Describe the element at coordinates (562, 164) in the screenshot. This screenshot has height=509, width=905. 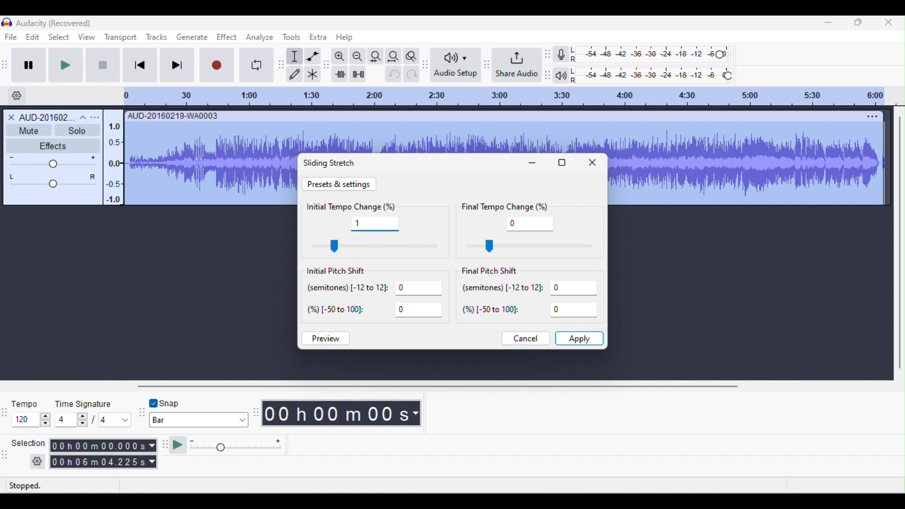
I see `maximize` at that location.